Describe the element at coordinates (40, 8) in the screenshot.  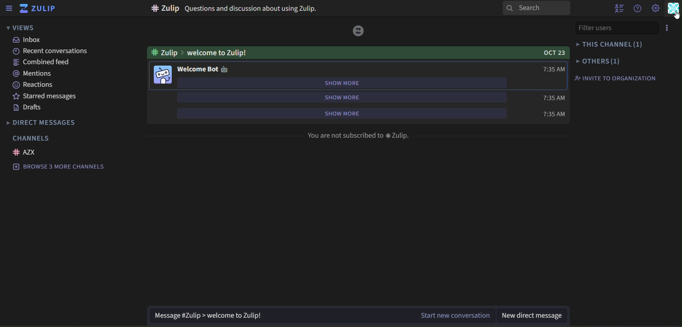
I see `zulip` at that location.